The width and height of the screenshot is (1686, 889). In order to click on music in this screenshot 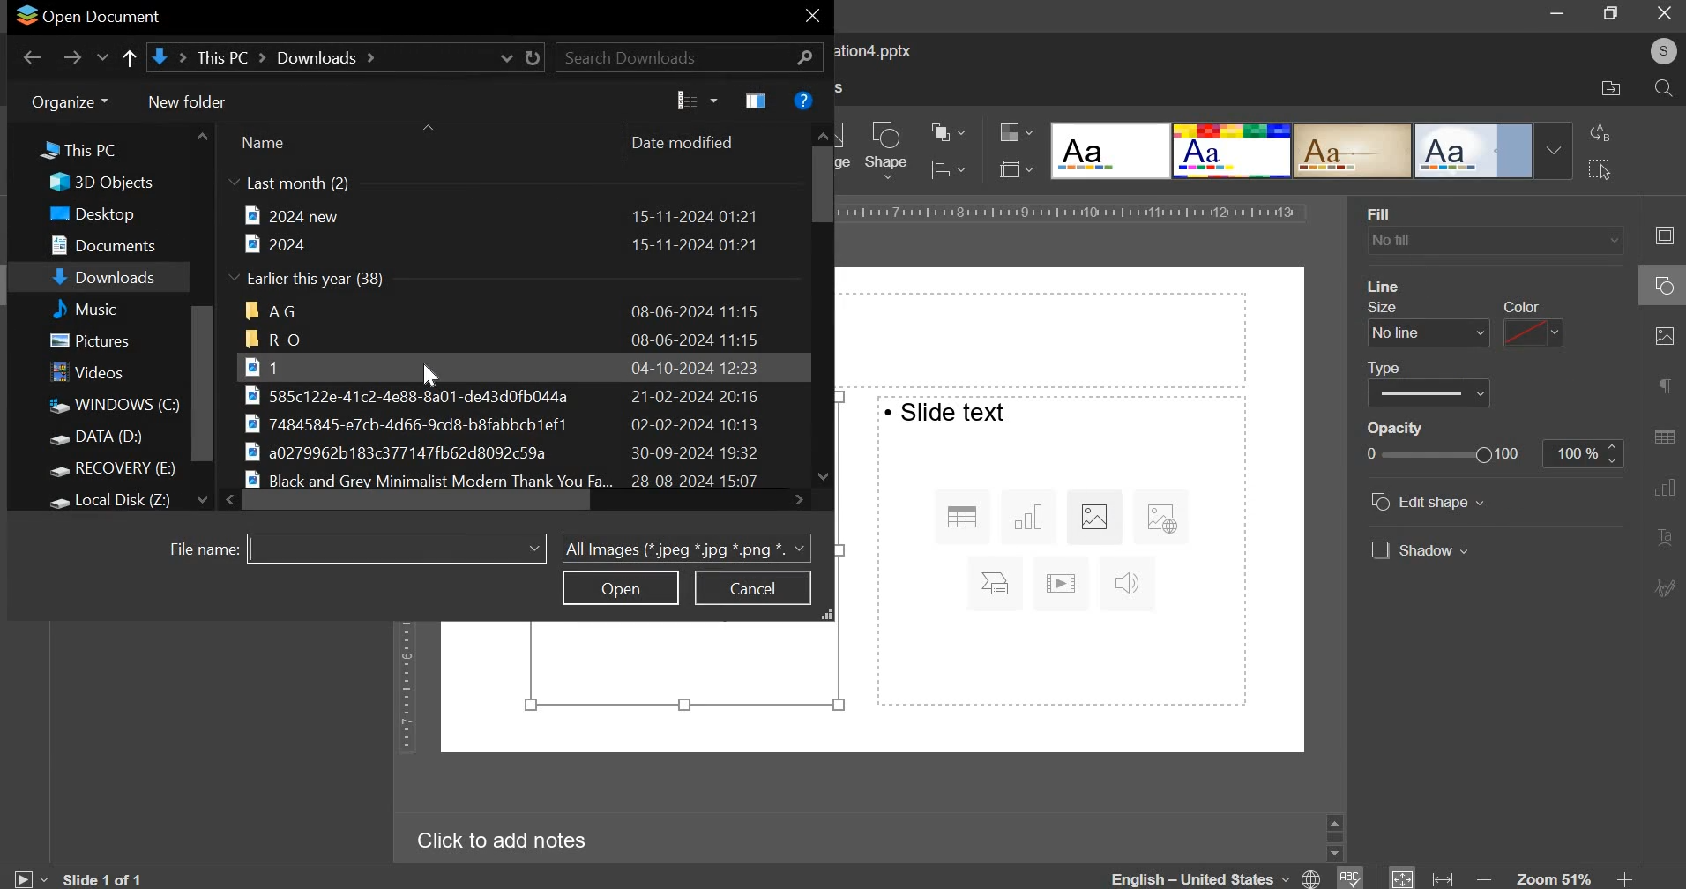, I will do `click(106, 308)`.